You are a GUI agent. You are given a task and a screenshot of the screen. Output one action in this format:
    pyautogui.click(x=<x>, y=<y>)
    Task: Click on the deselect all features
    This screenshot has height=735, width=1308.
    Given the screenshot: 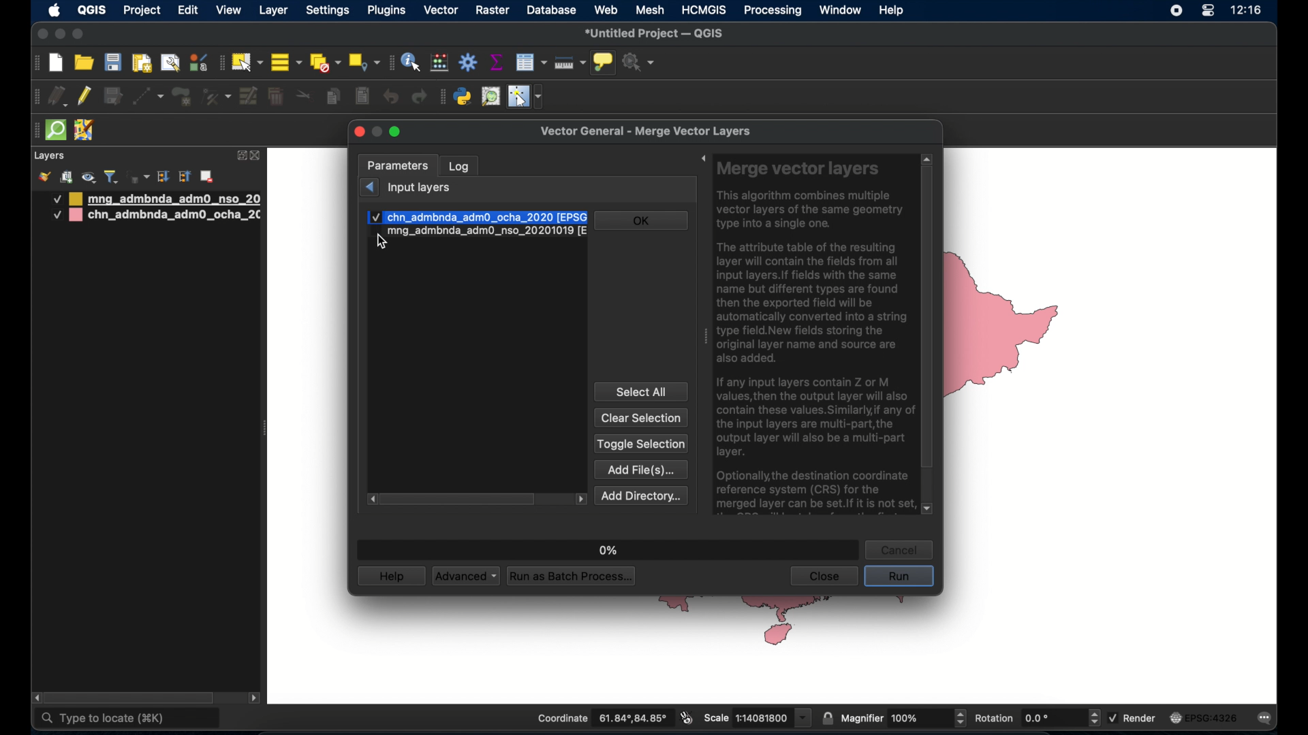 What is the action you would take?
    pyautogui.click(x=325, y=63)
    